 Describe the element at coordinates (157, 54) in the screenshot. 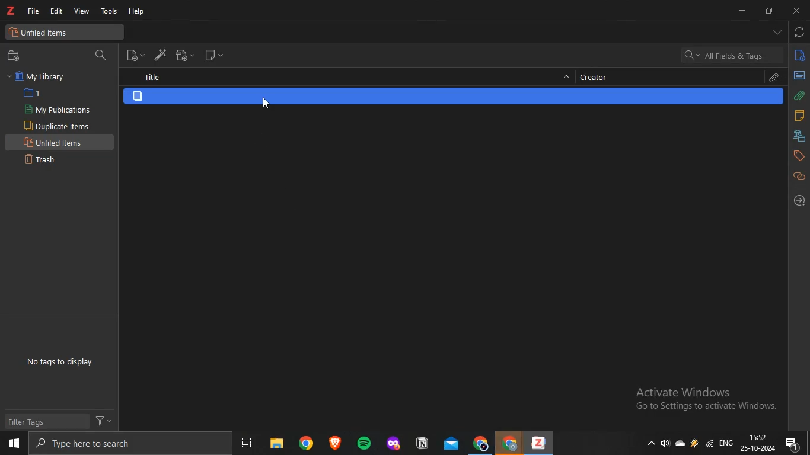

I see `add item by identifier` at that location.